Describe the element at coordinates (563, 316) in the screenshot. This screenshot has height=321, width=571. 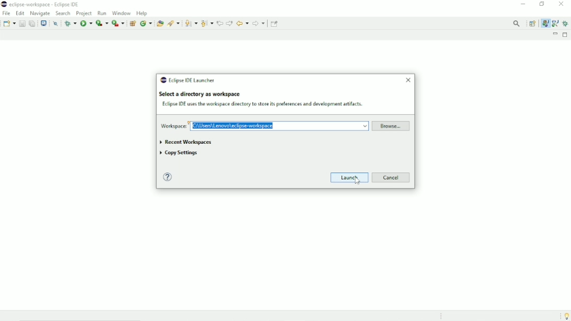
I see `Tip` at that location.